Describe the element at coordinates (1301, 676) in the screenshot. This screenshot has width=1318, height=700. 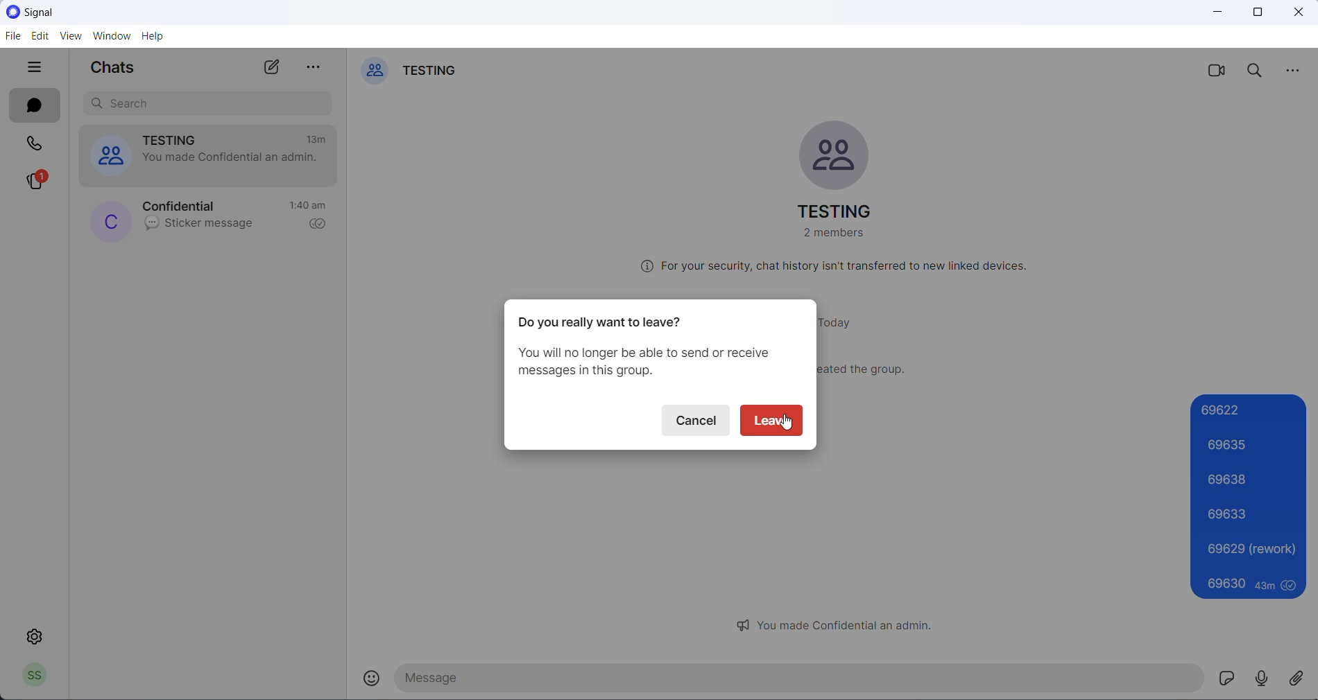
I see `share attachments` at that location.